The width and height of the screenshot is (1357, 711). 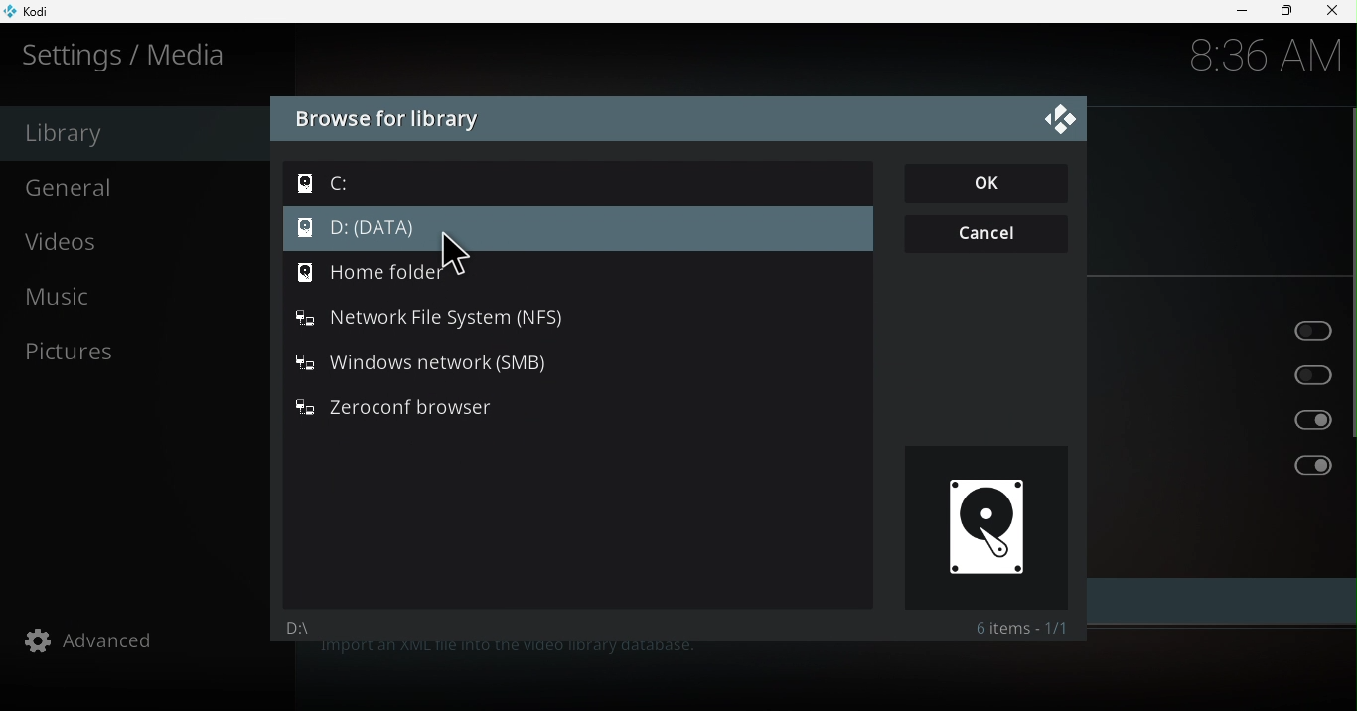 What do you see at coordinates (735, 653) in the screenshot?
I see `This category provides access to the windows for source management and library management` at bounding box center [735, 653].